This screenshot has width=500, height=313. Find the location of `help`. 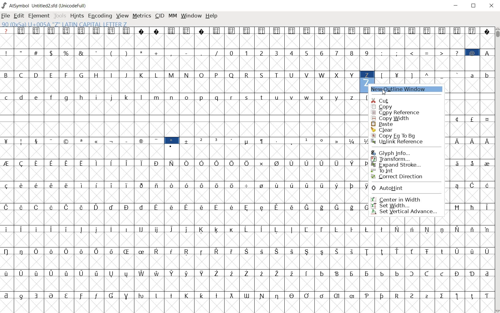

help is located at coordinates (212, 16).